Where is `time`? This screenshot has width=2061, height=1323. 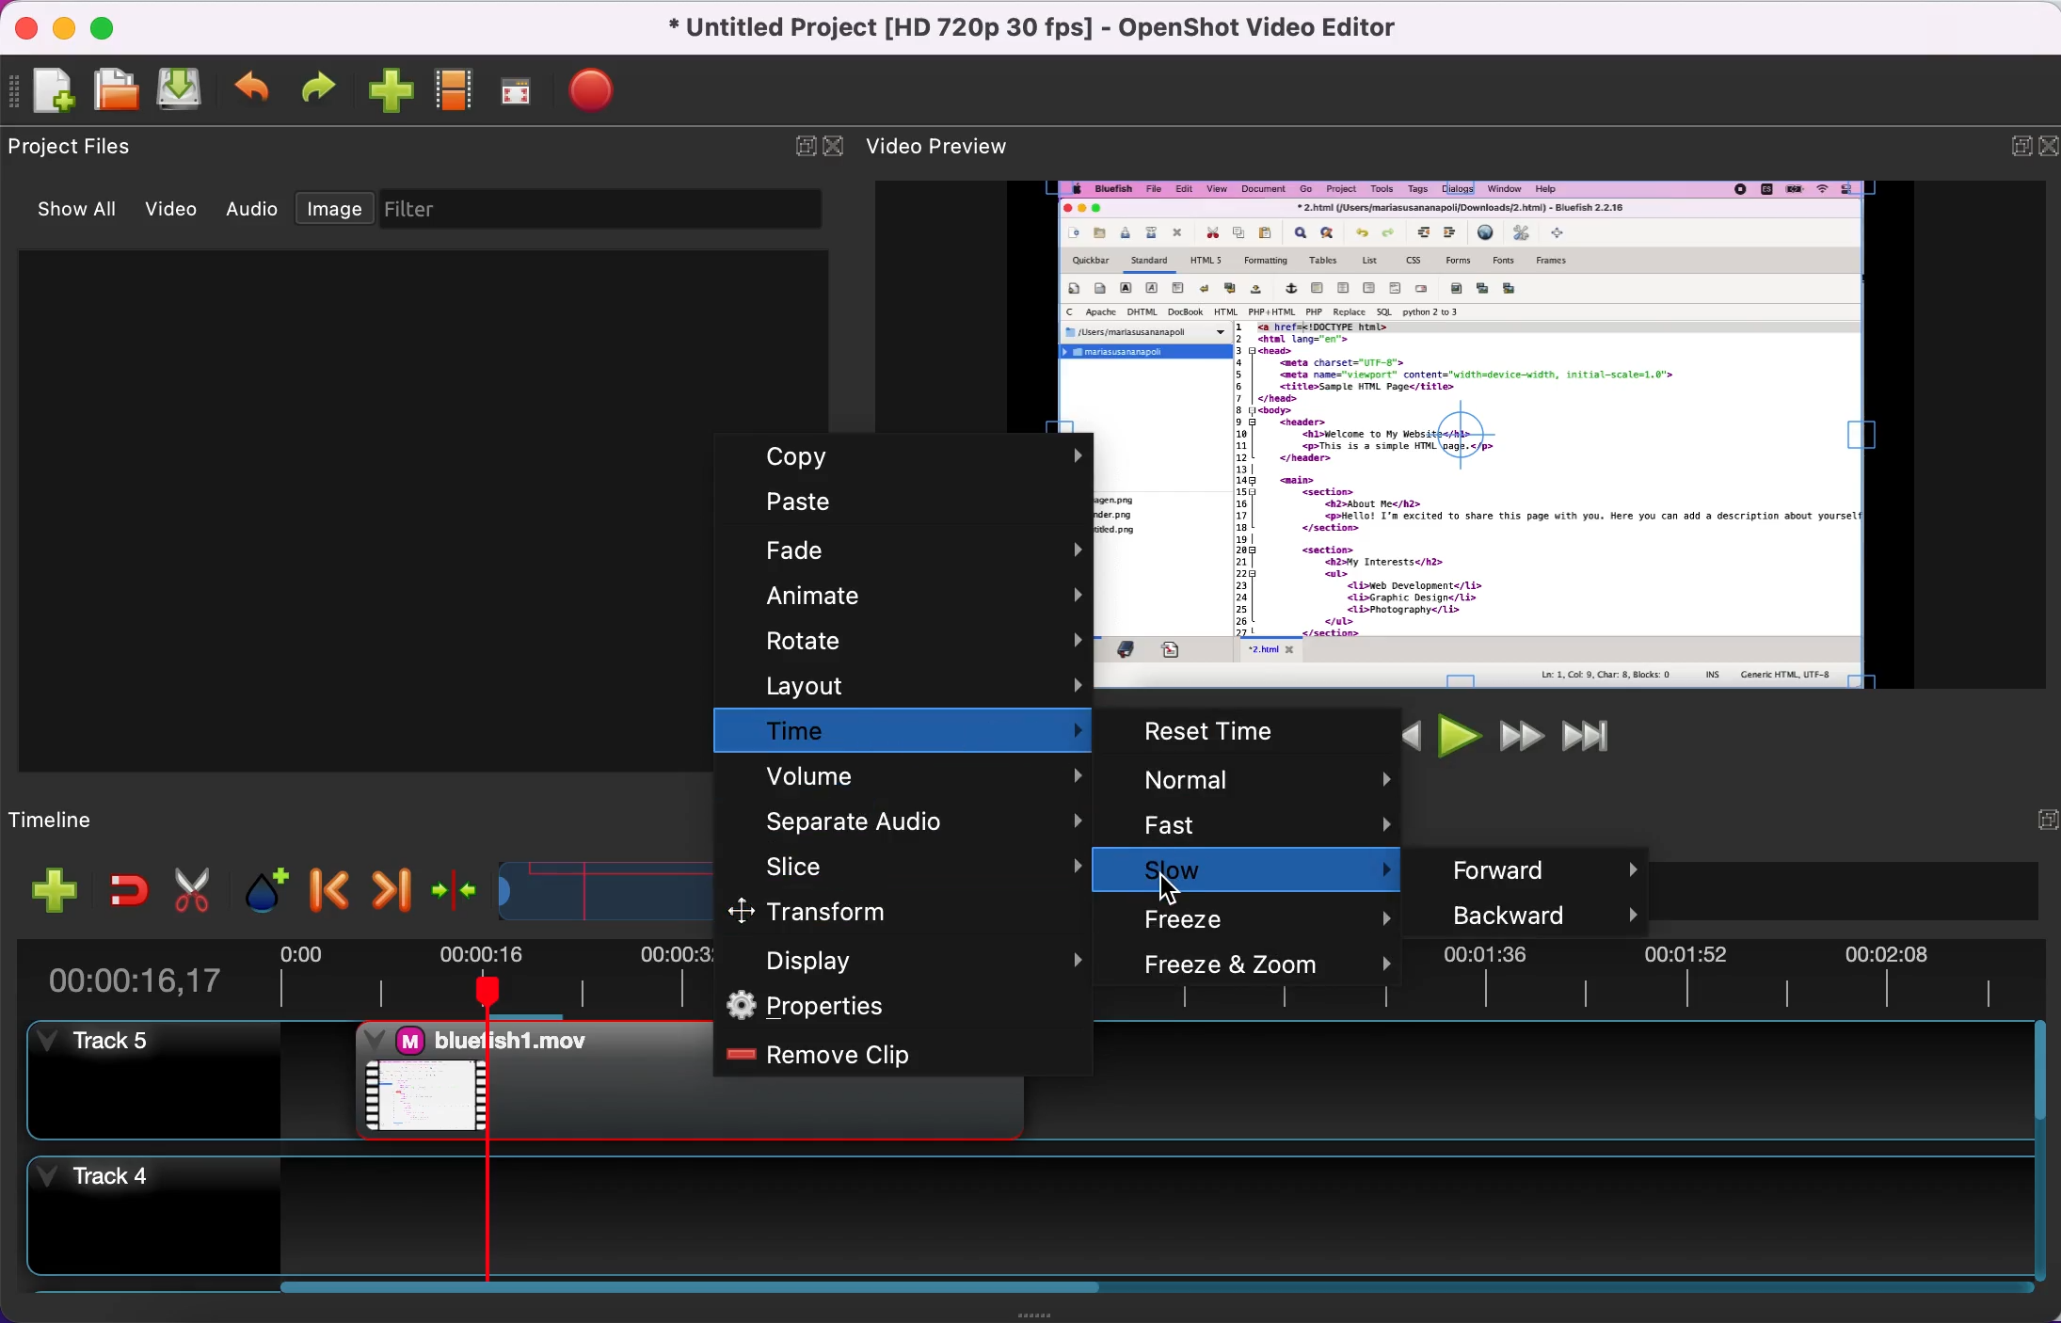
time is located at coordinates (907, 731).